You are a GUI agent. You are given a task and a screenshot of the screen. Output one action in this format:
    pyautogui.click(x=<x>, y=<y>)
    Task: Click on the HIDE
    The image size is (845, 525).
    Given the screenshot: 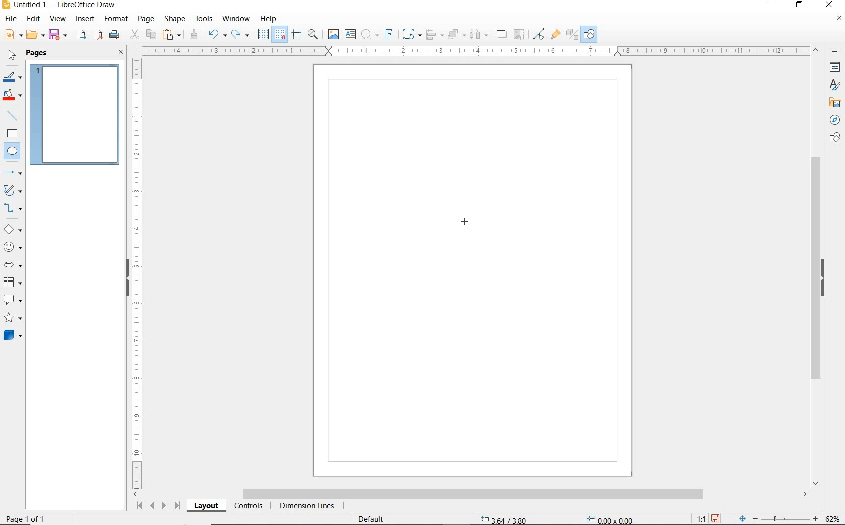 What is the action you would take?
    pyautogui.click(x=825, y=278)
    